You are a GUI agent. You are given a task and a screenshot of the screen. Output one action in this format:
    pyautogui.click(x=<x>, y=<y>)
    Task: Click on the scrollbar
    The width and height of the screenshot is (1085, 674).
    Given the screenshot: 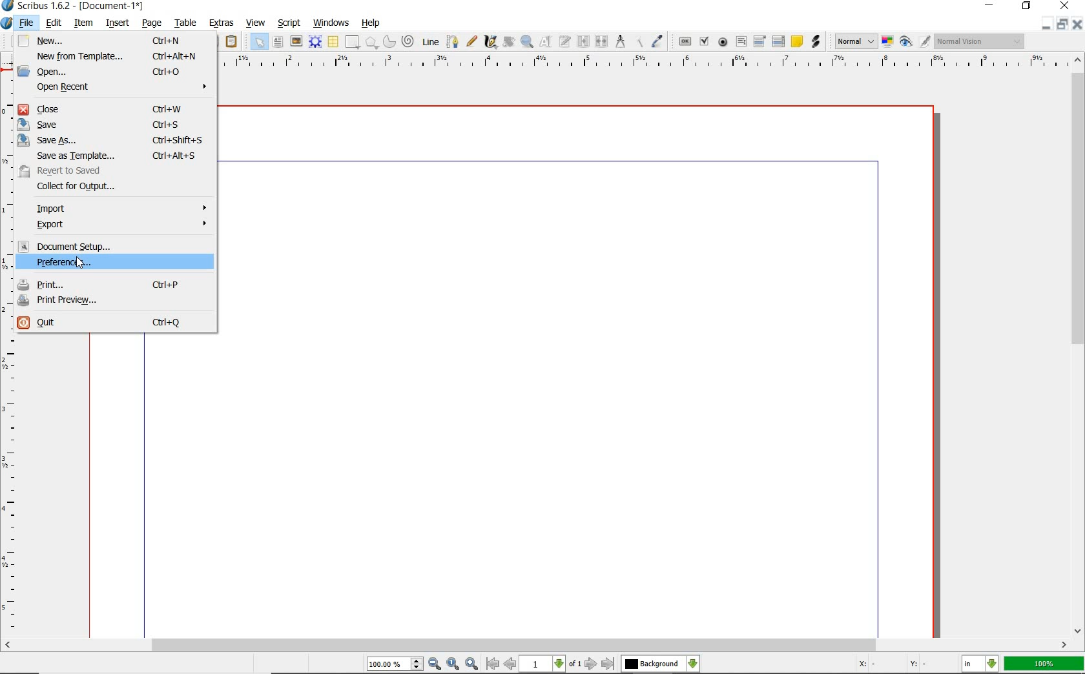 What is the action you would take?
    pyautogui.click(x=1077, y=345)
    